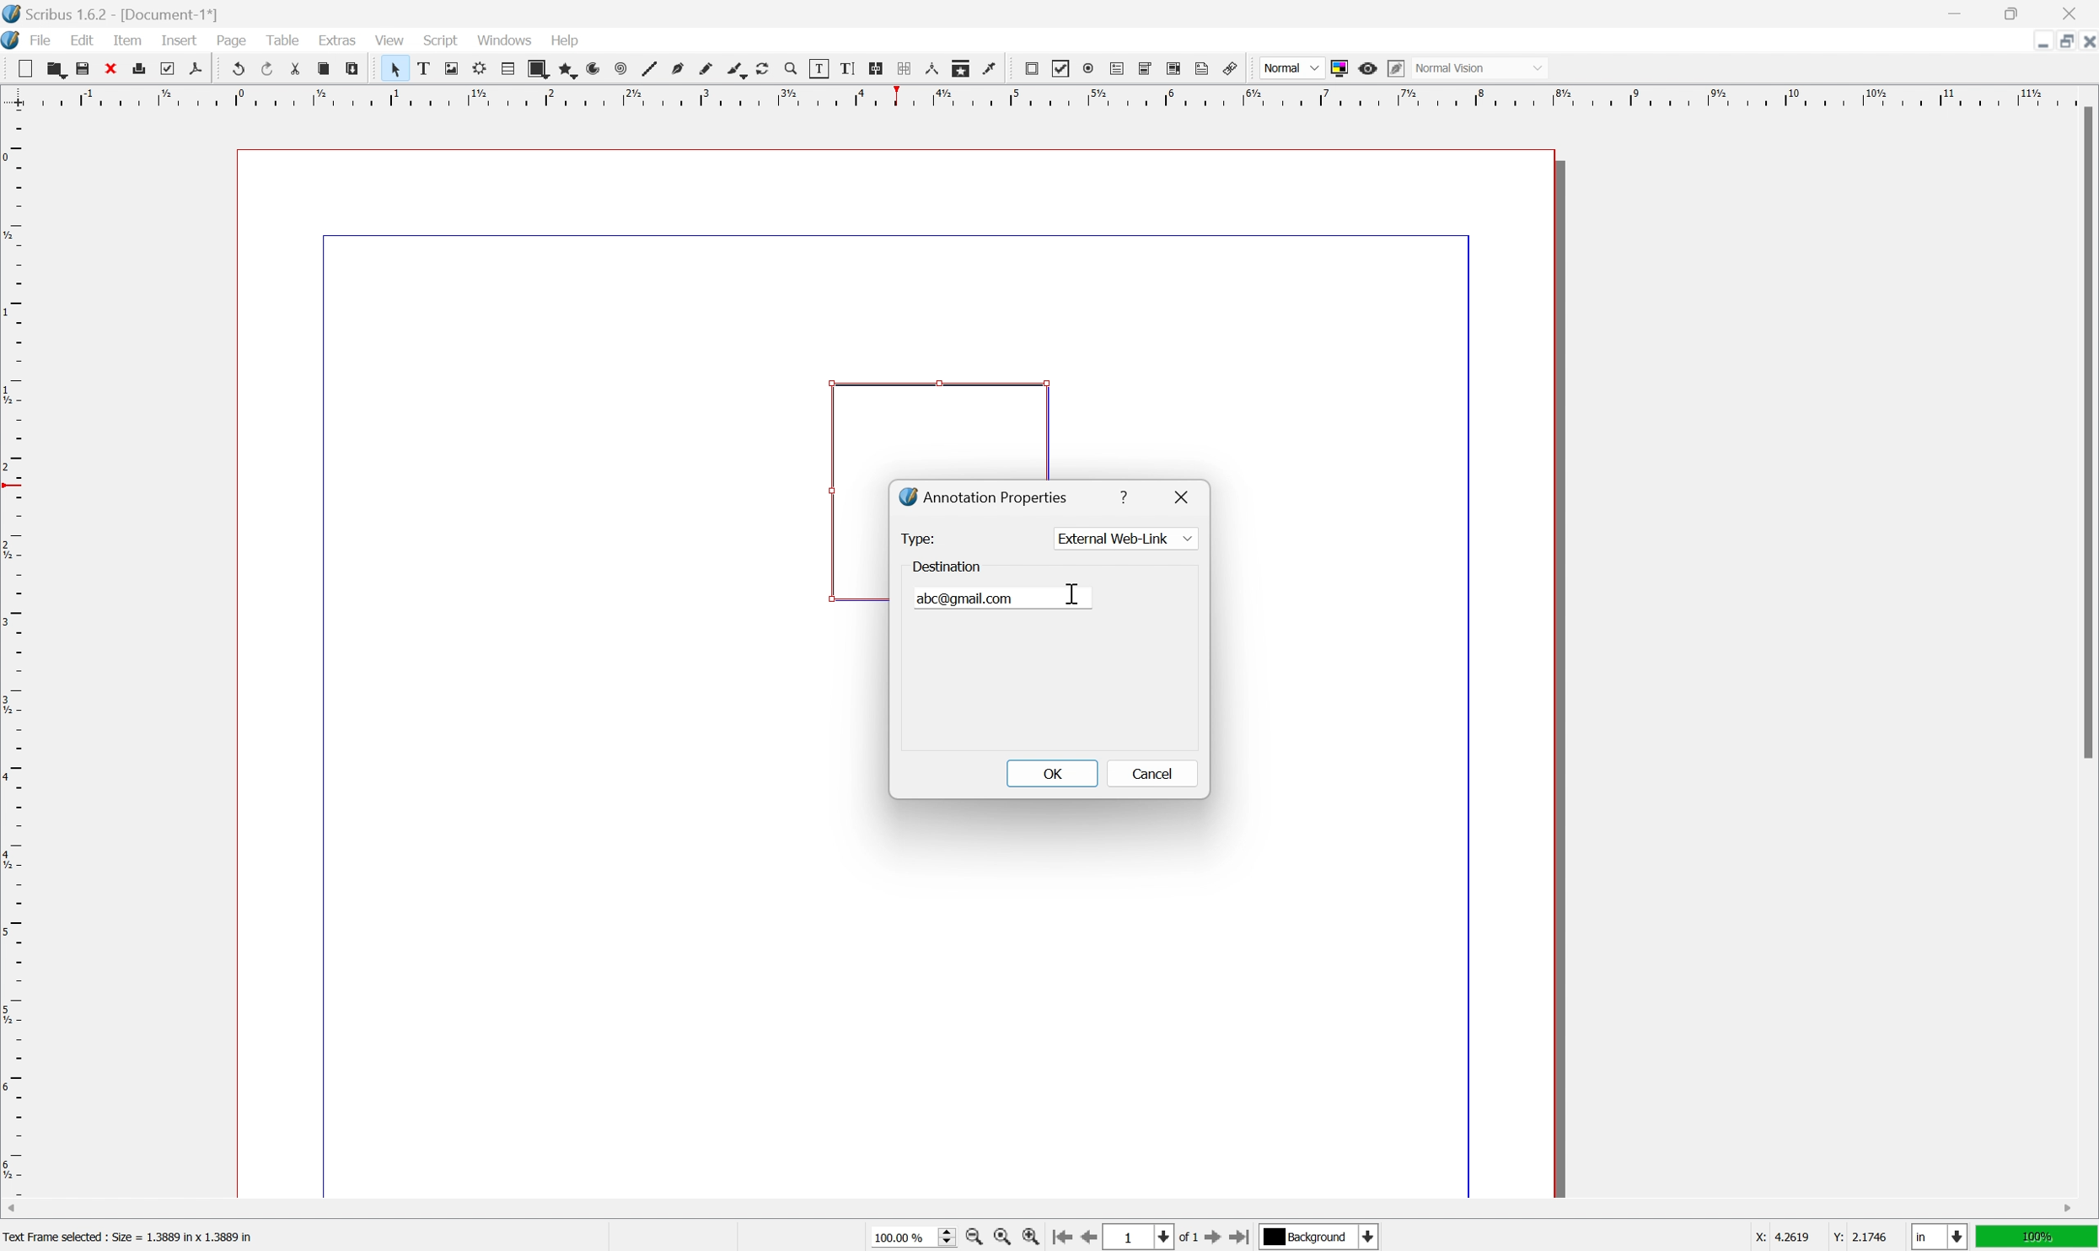 This screenshot has width=2099, height=1251. Describe the element at coordinates (847, 68) in the screenshot. I see `edit text with story editor` at that location.